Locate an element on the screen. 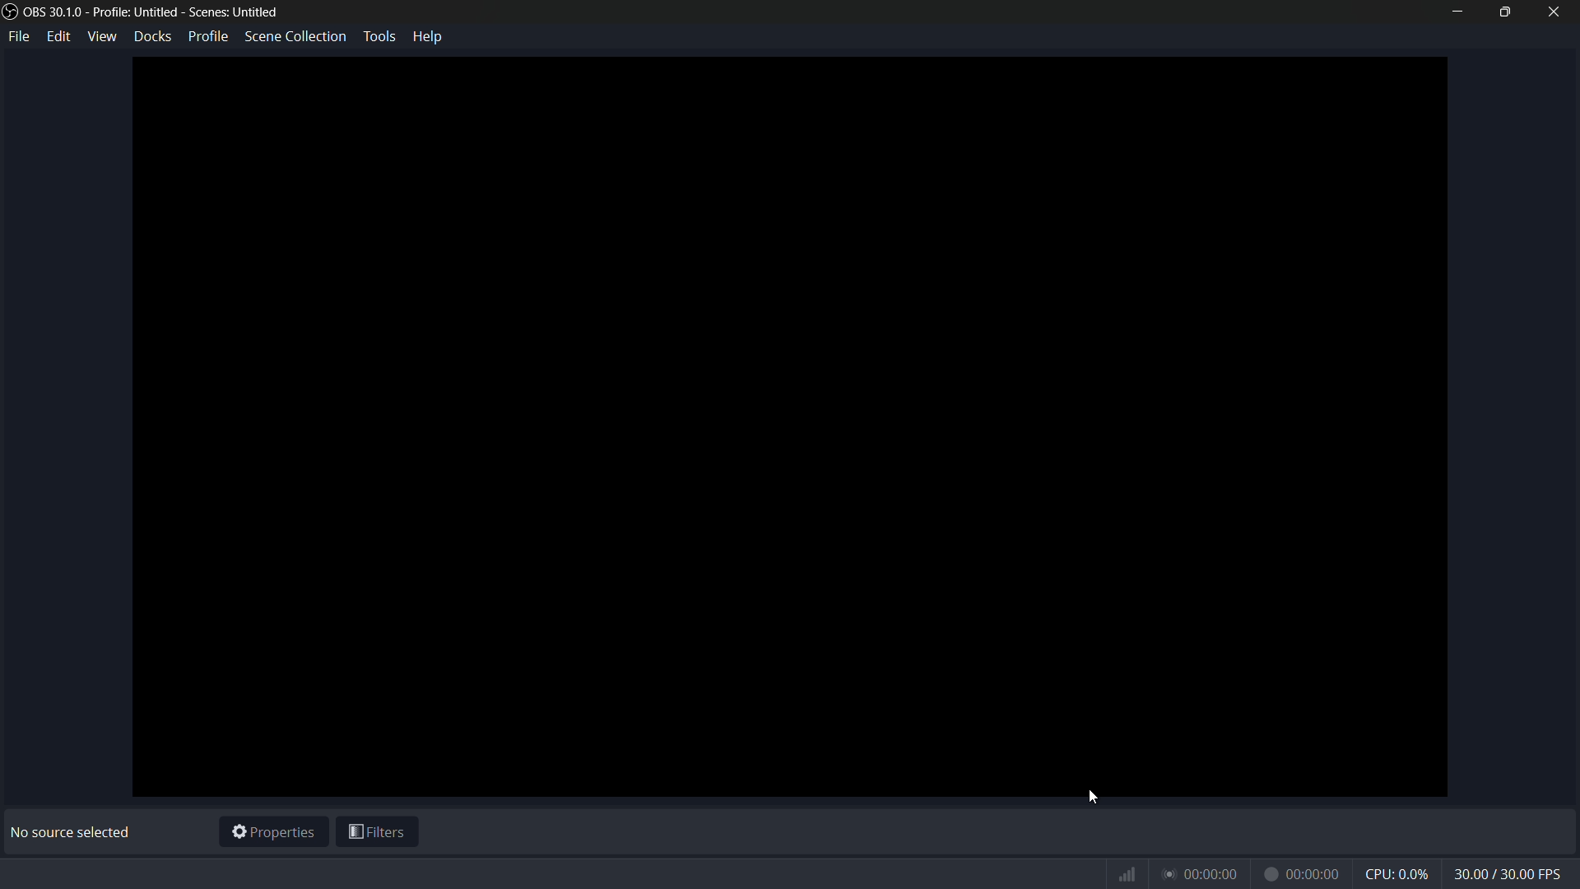 This screenshot has width=1580, height=889. No source selected is located at coordinates (75, 832).